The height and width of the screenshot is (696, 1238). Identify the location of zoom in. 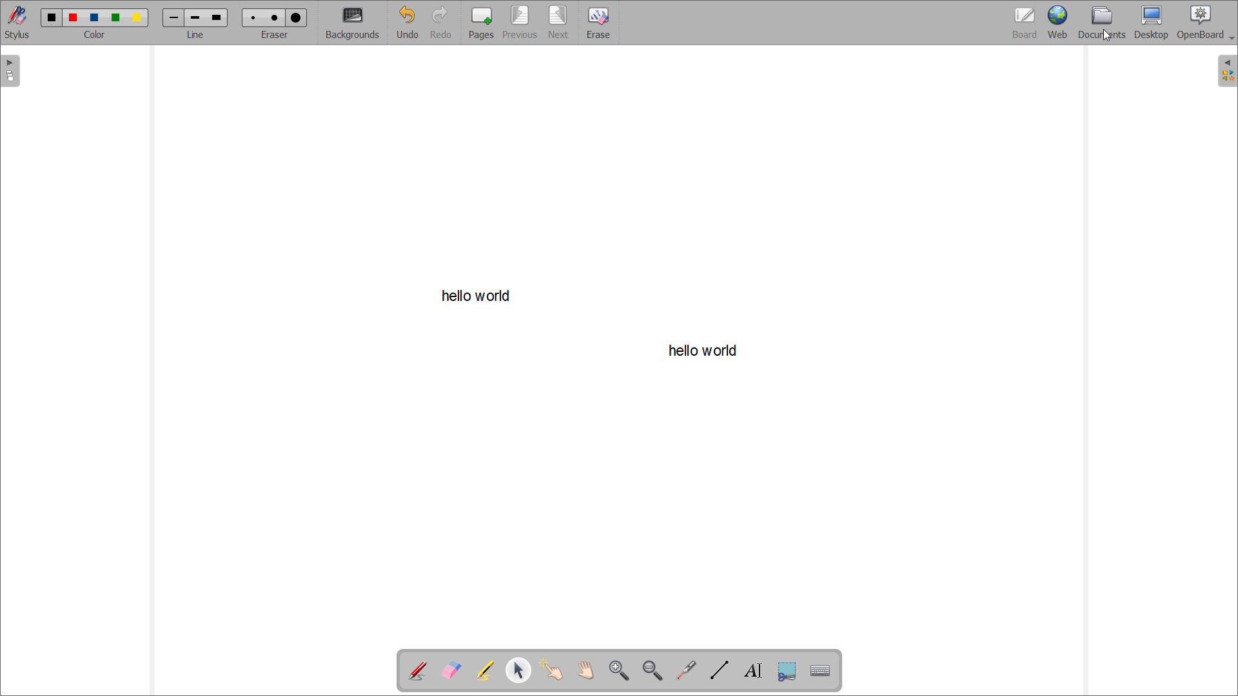
(620, 670).